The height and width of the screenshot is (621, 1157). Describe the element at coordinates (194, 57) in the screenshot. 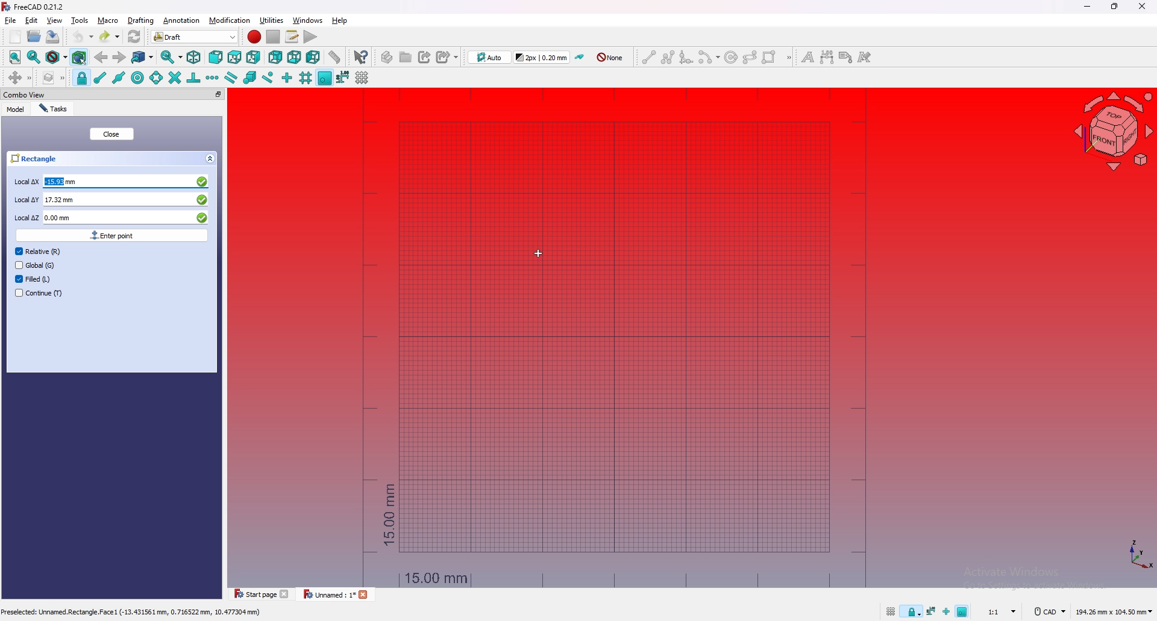

I see `isometric` at that location.